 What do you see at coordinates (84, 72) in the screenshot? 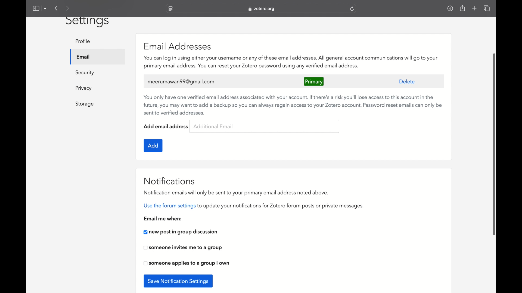
I see `security` at bounding box center [84, 72].